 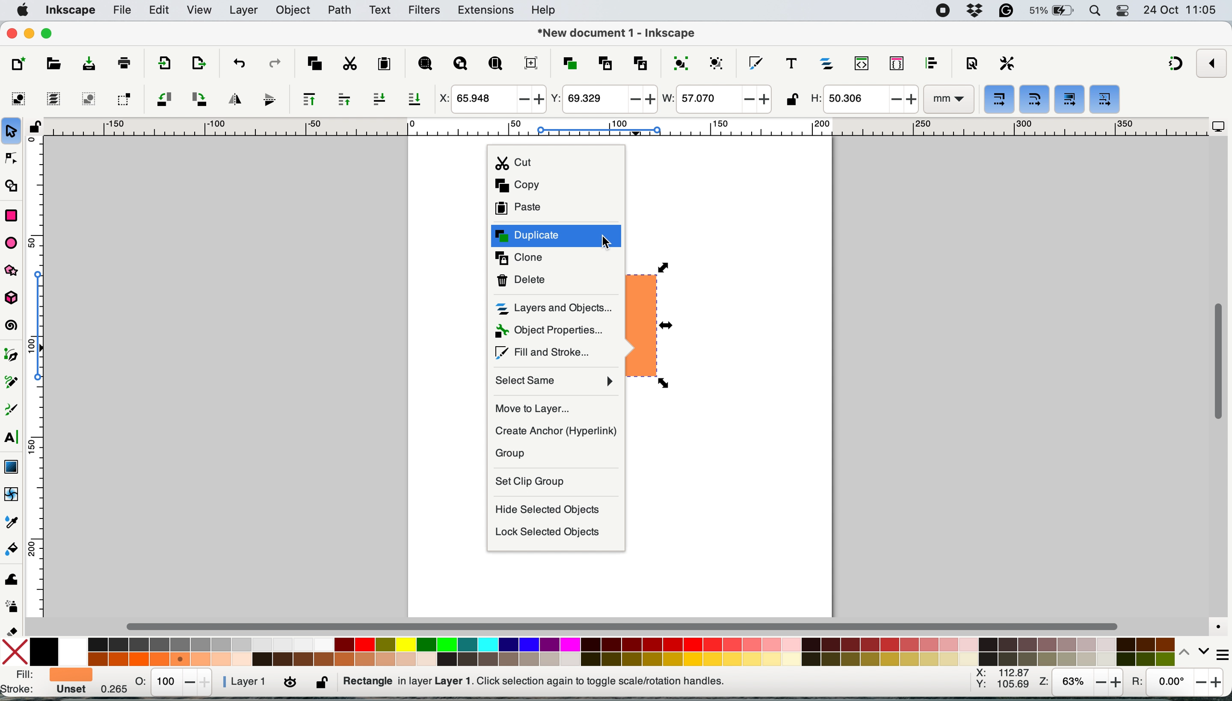 What do you see at coordinates (11, 577) in the screenshot?
I see `tweak tool` at bounding box center [11, 577].